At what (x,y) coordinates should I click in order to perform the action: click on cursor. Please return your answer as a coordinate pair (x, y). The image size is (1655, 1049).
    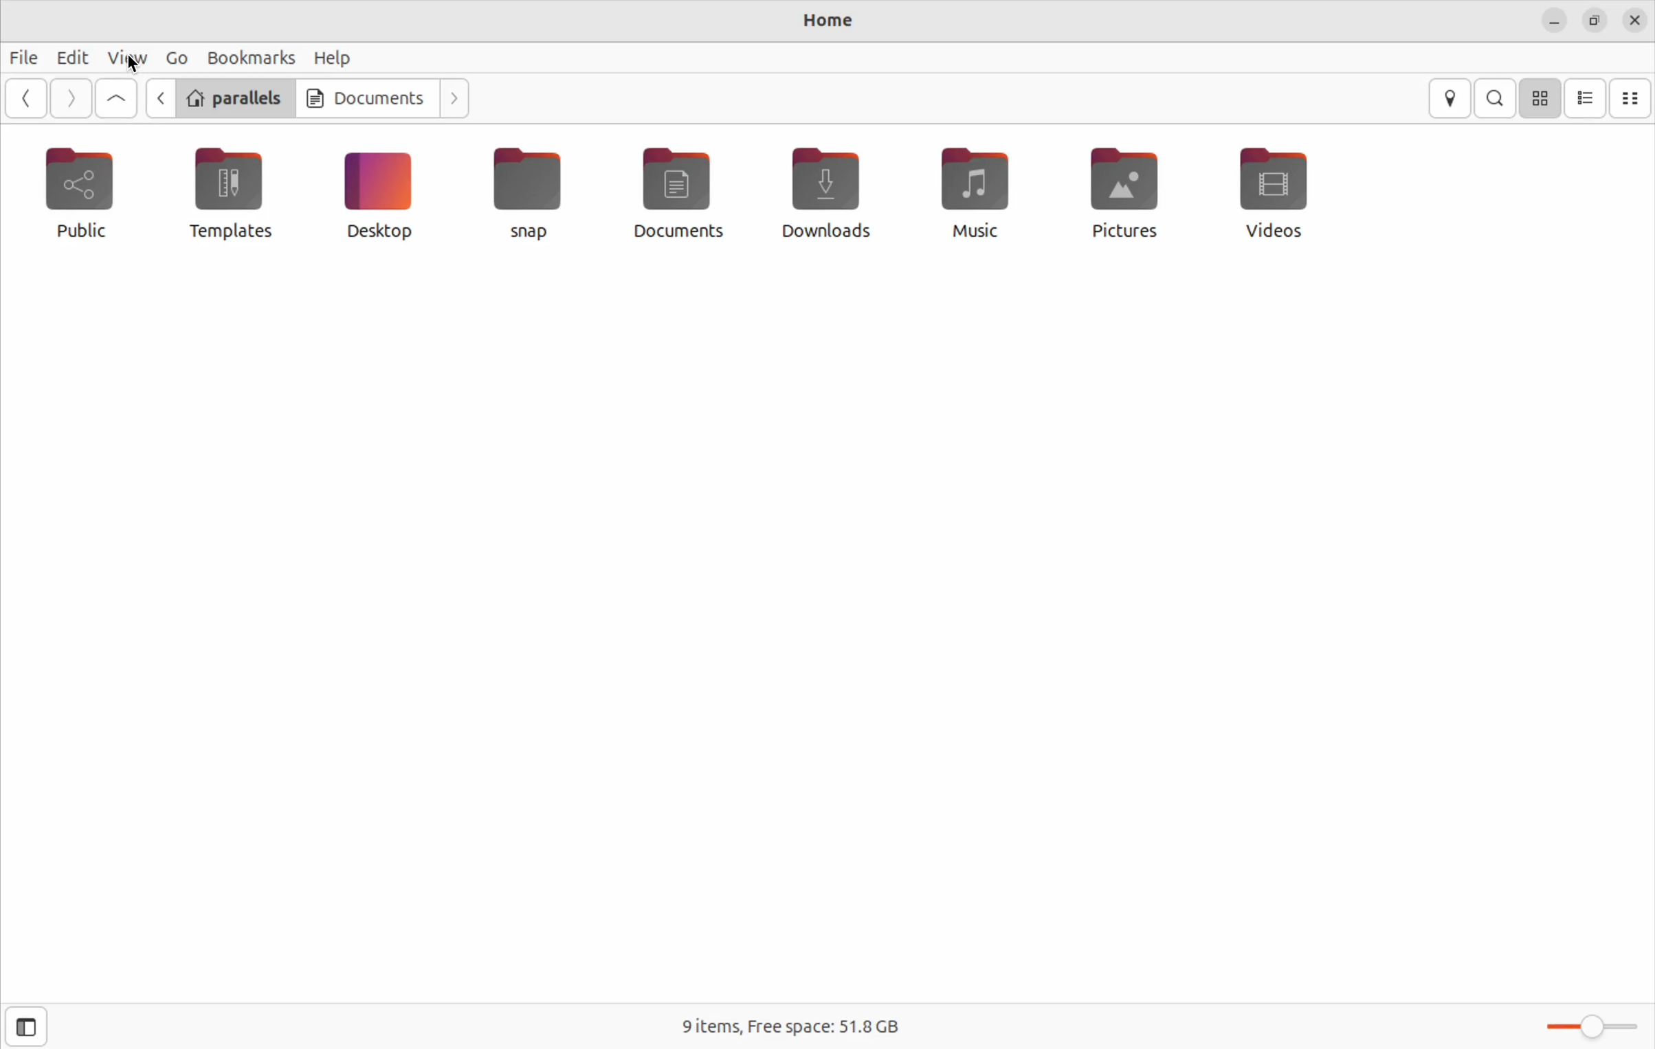
    Looking at the image, I should click on (132, 65).